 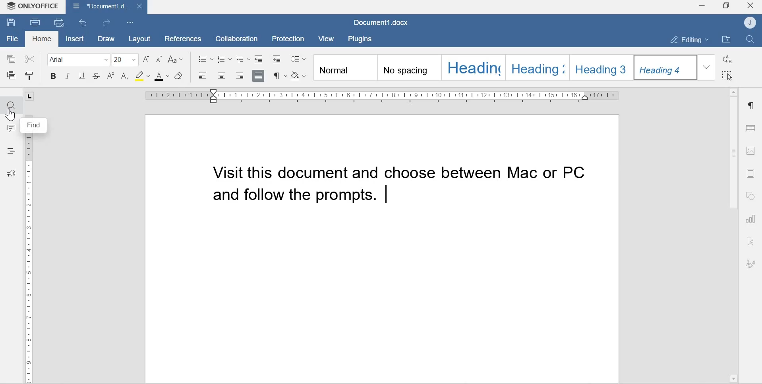 What do you see at coordinates (383, 96) in the screenshot?
I see `Scale` at bounding box center [383, 96].